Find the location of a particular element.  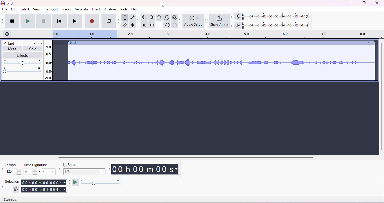

edit is located at coordinates (14, 9).